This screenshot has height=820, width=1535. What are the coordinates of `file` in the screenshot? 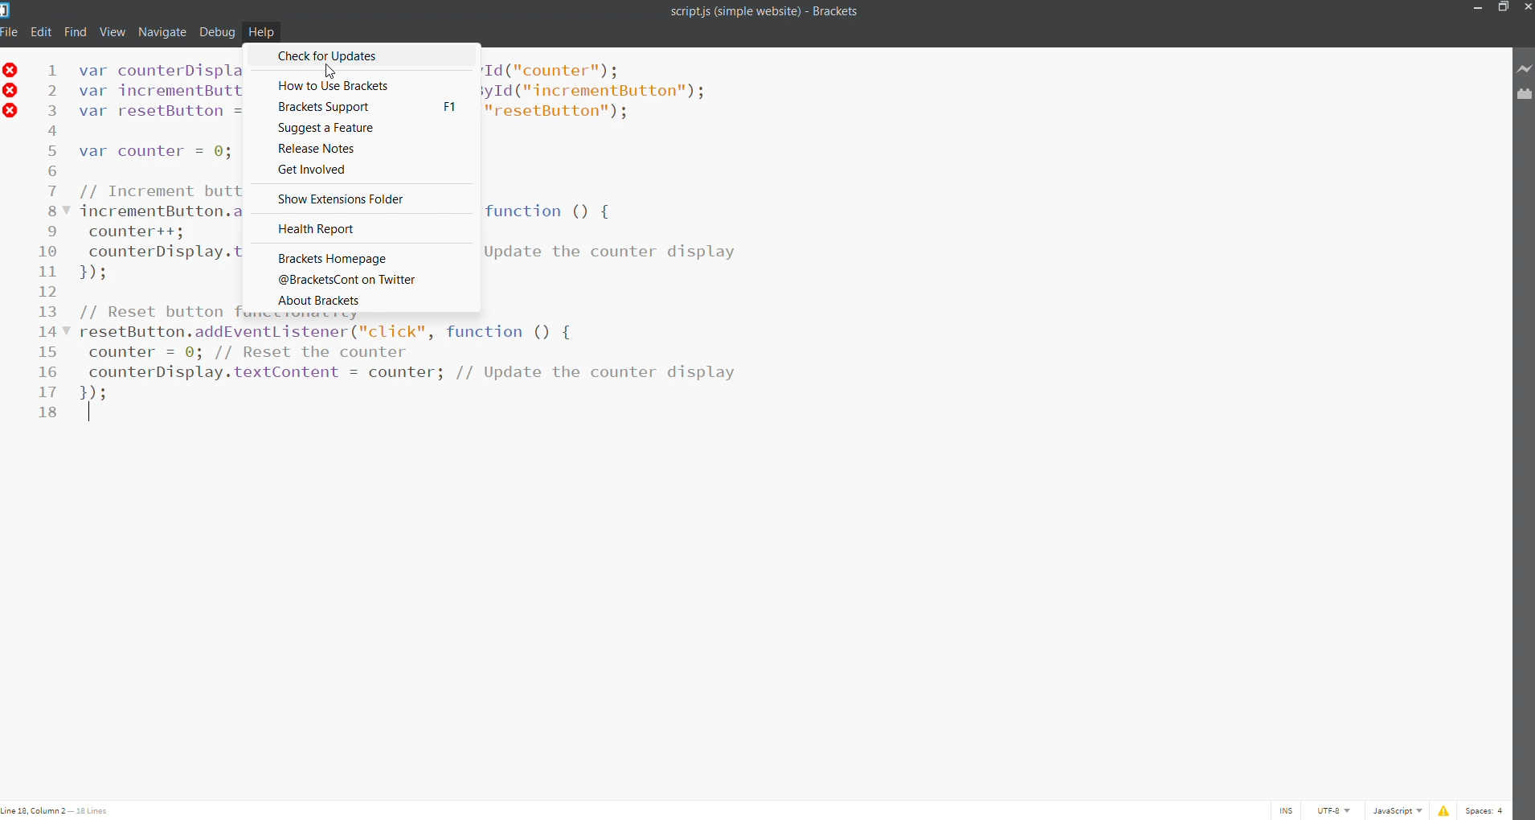 It's located at (10, 31).